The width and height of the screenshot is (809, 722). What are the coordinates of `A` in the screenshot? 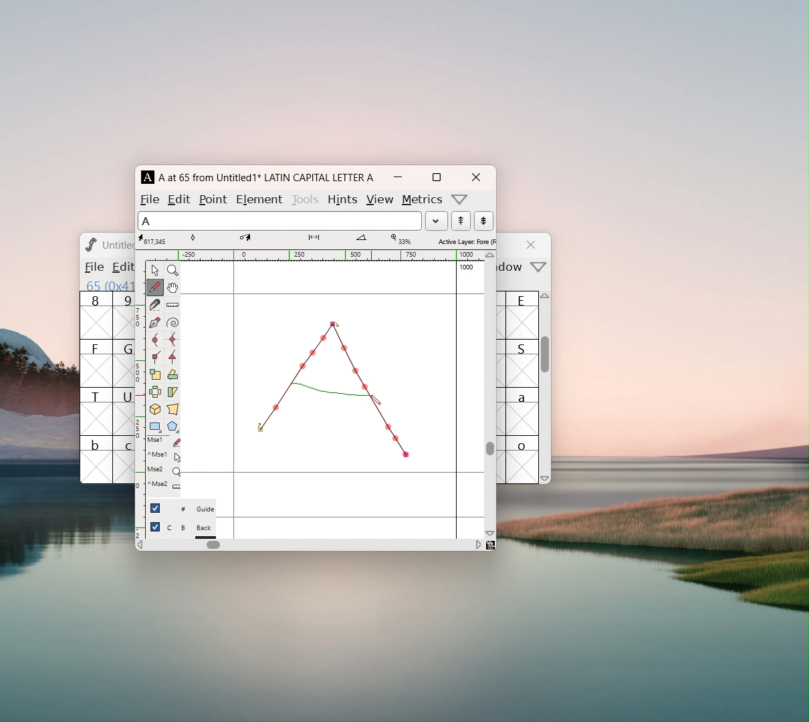 It's located at (148, 177).